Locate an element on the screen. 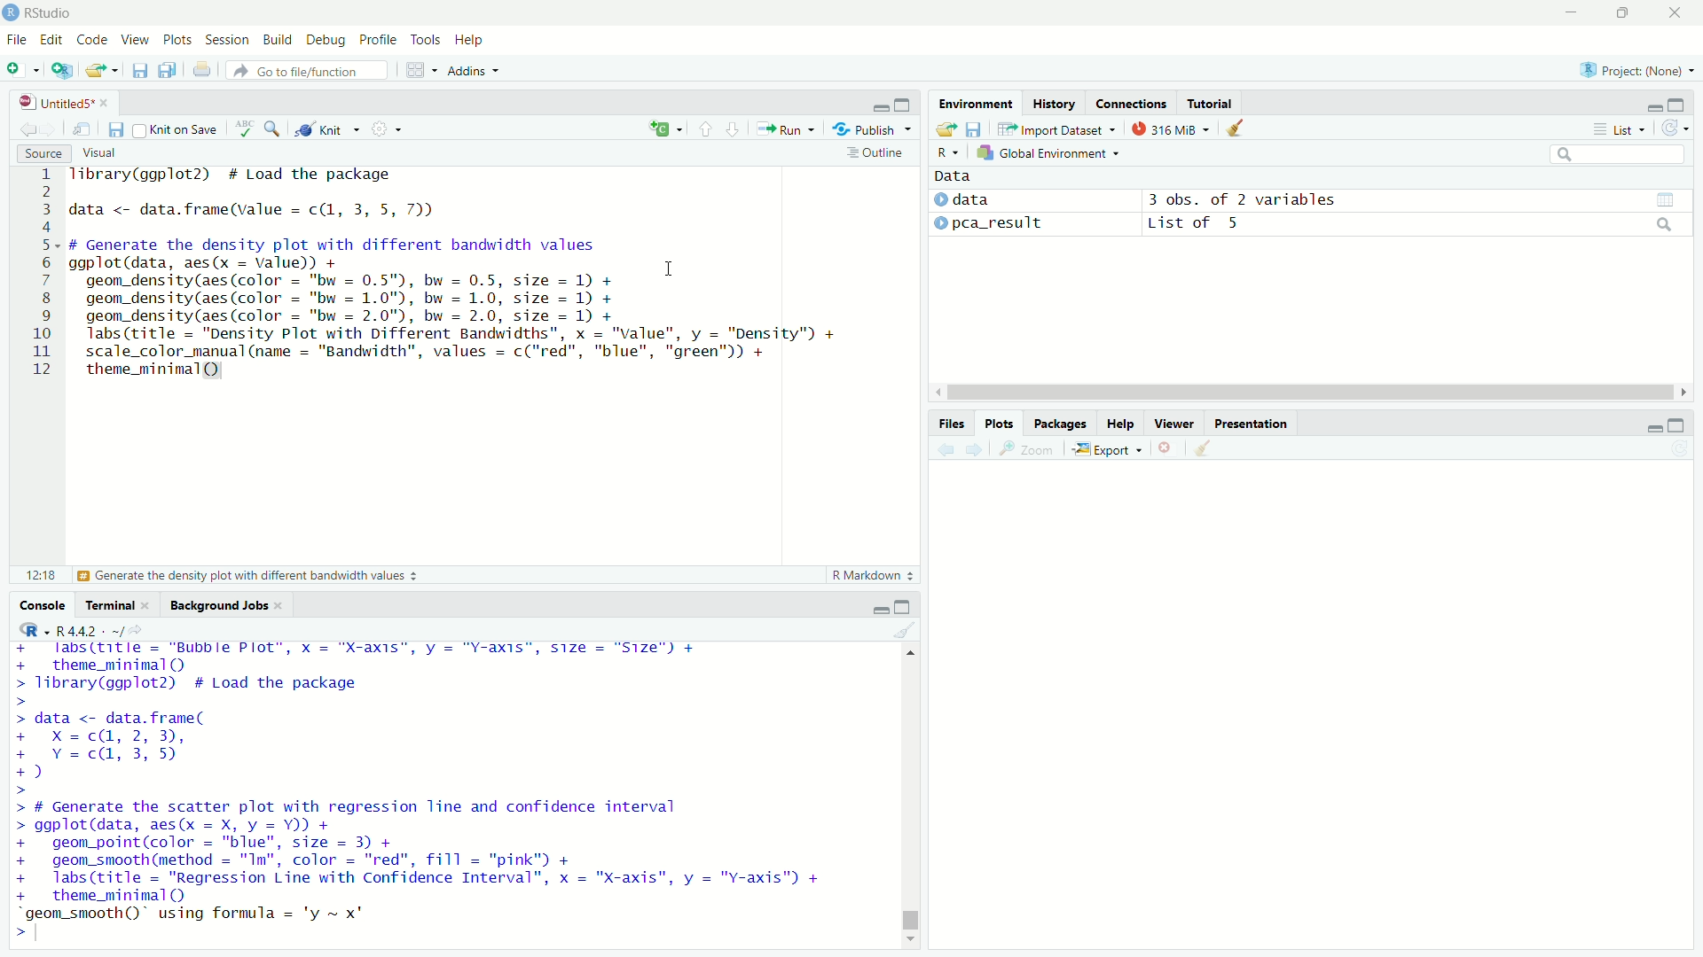  Clear all plots is located at coordinates (1203, 449).